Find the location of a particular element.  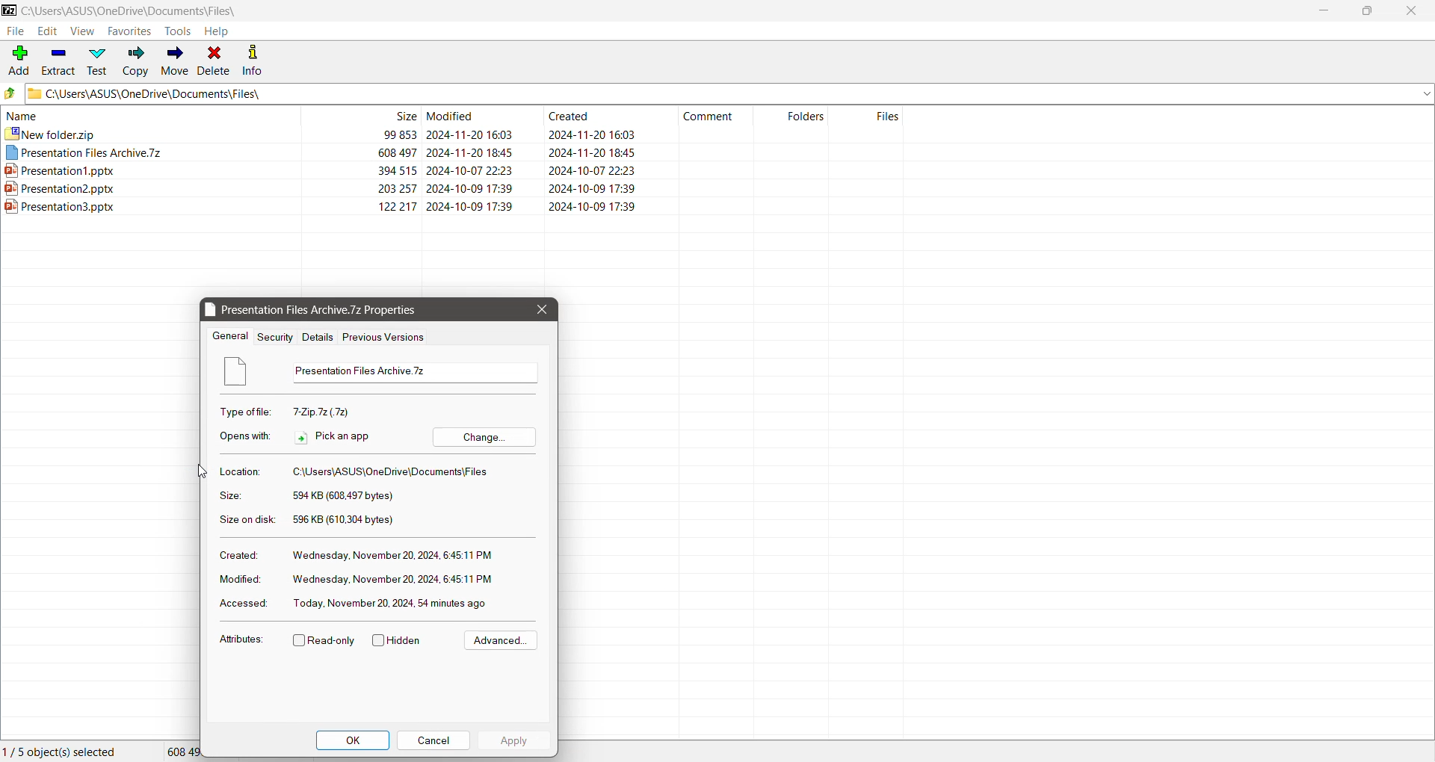

Archive File Creation Date details is located at coordinates (395, 554).